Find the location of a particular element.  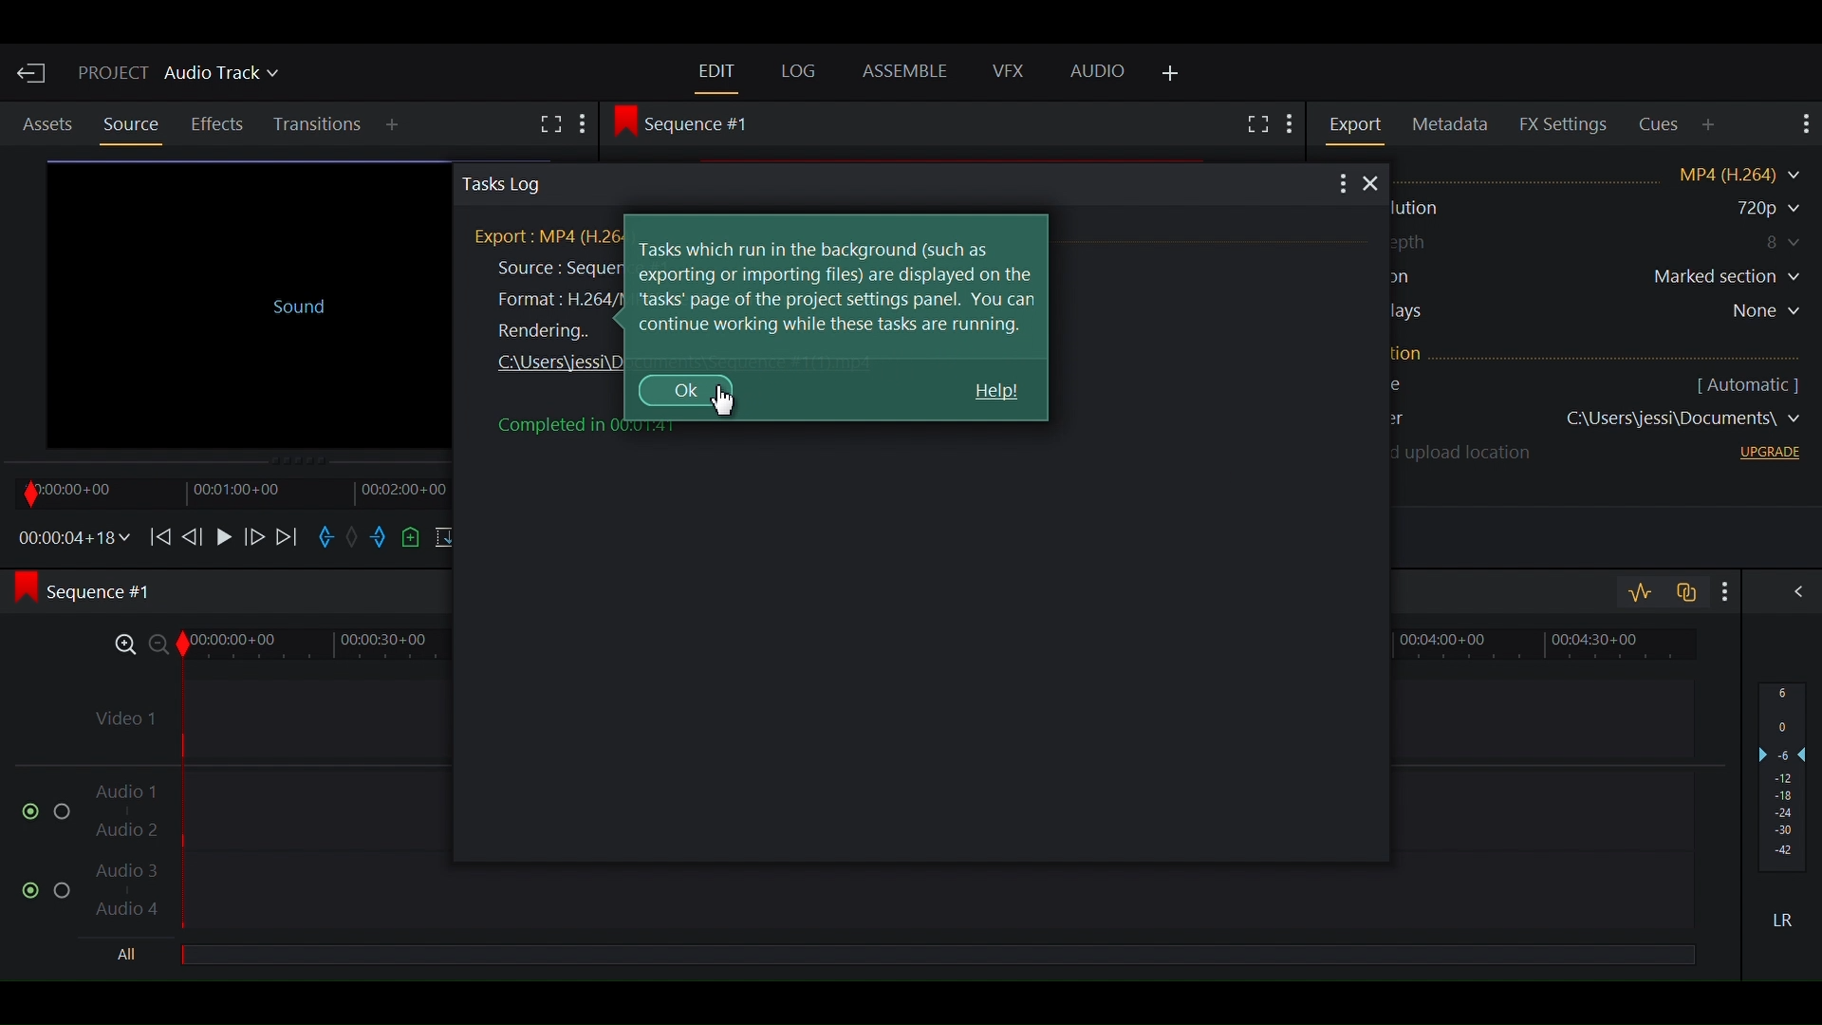

Toggle audio editing levels is located at coordinates (1639, 593).